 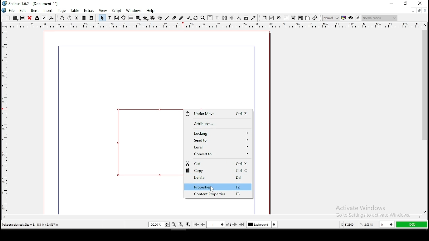 What do you see at coordinates (343, 18) in the screenshot?
I see `toggle color management system` at bounding box center [343, 18].